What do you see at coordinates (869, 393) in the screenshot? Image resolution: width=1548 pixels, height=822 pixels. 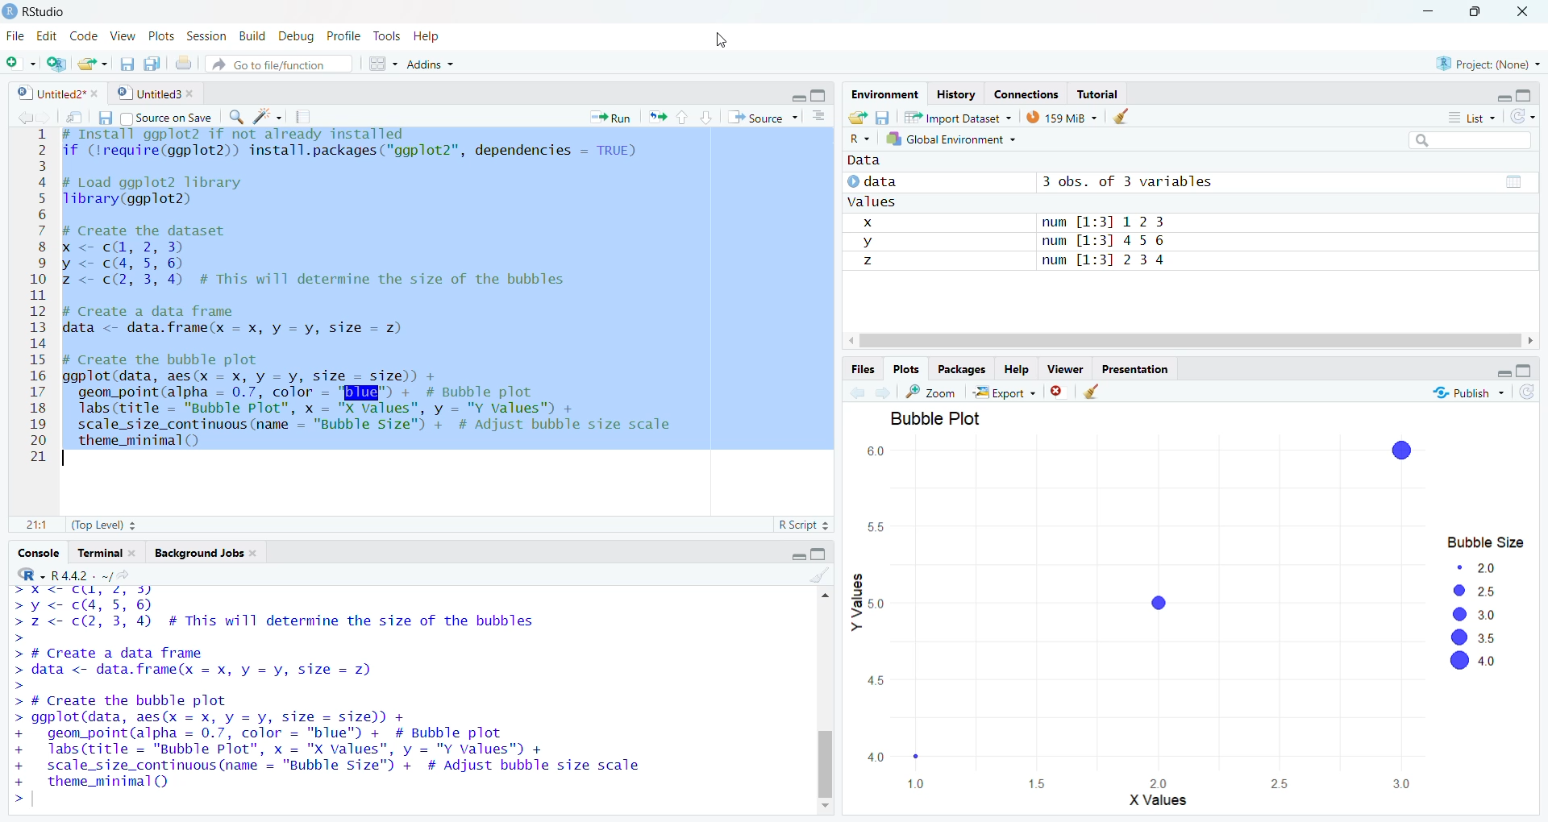 I see `forward/backward` at bounding box center [869, 393].